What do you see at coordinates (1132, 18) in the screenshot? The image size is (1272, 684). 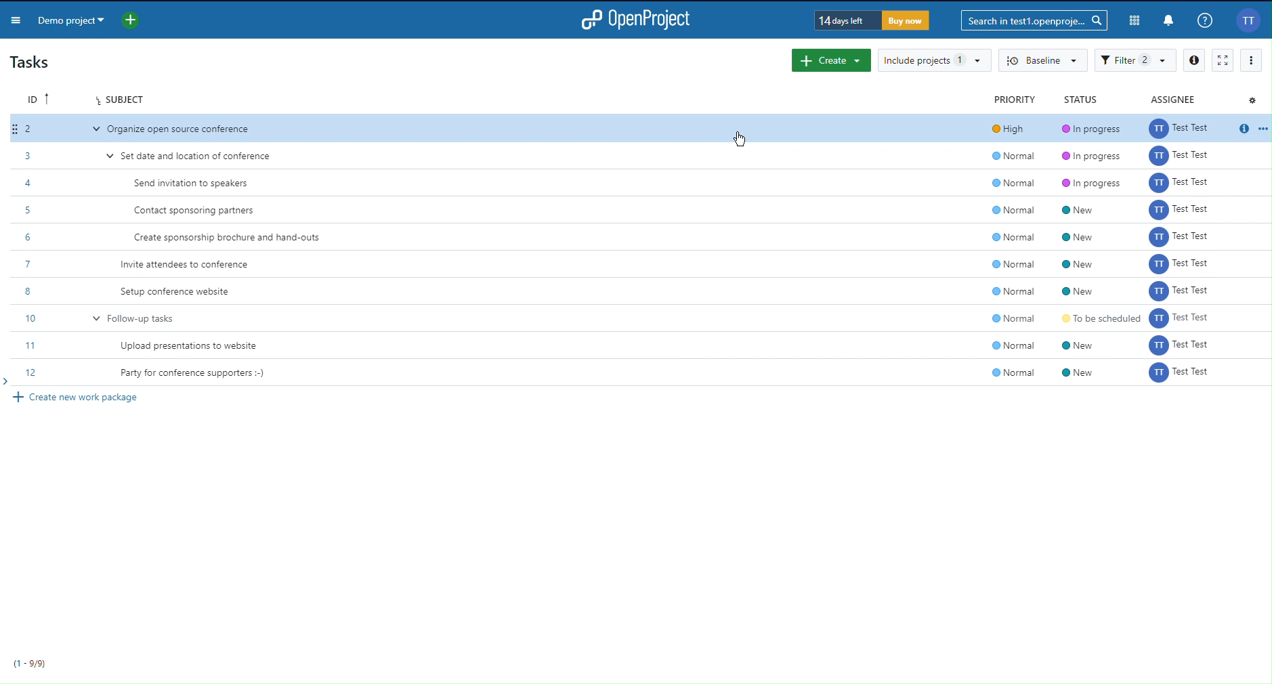 I see `Modules` at bounding box center [1132, 18].